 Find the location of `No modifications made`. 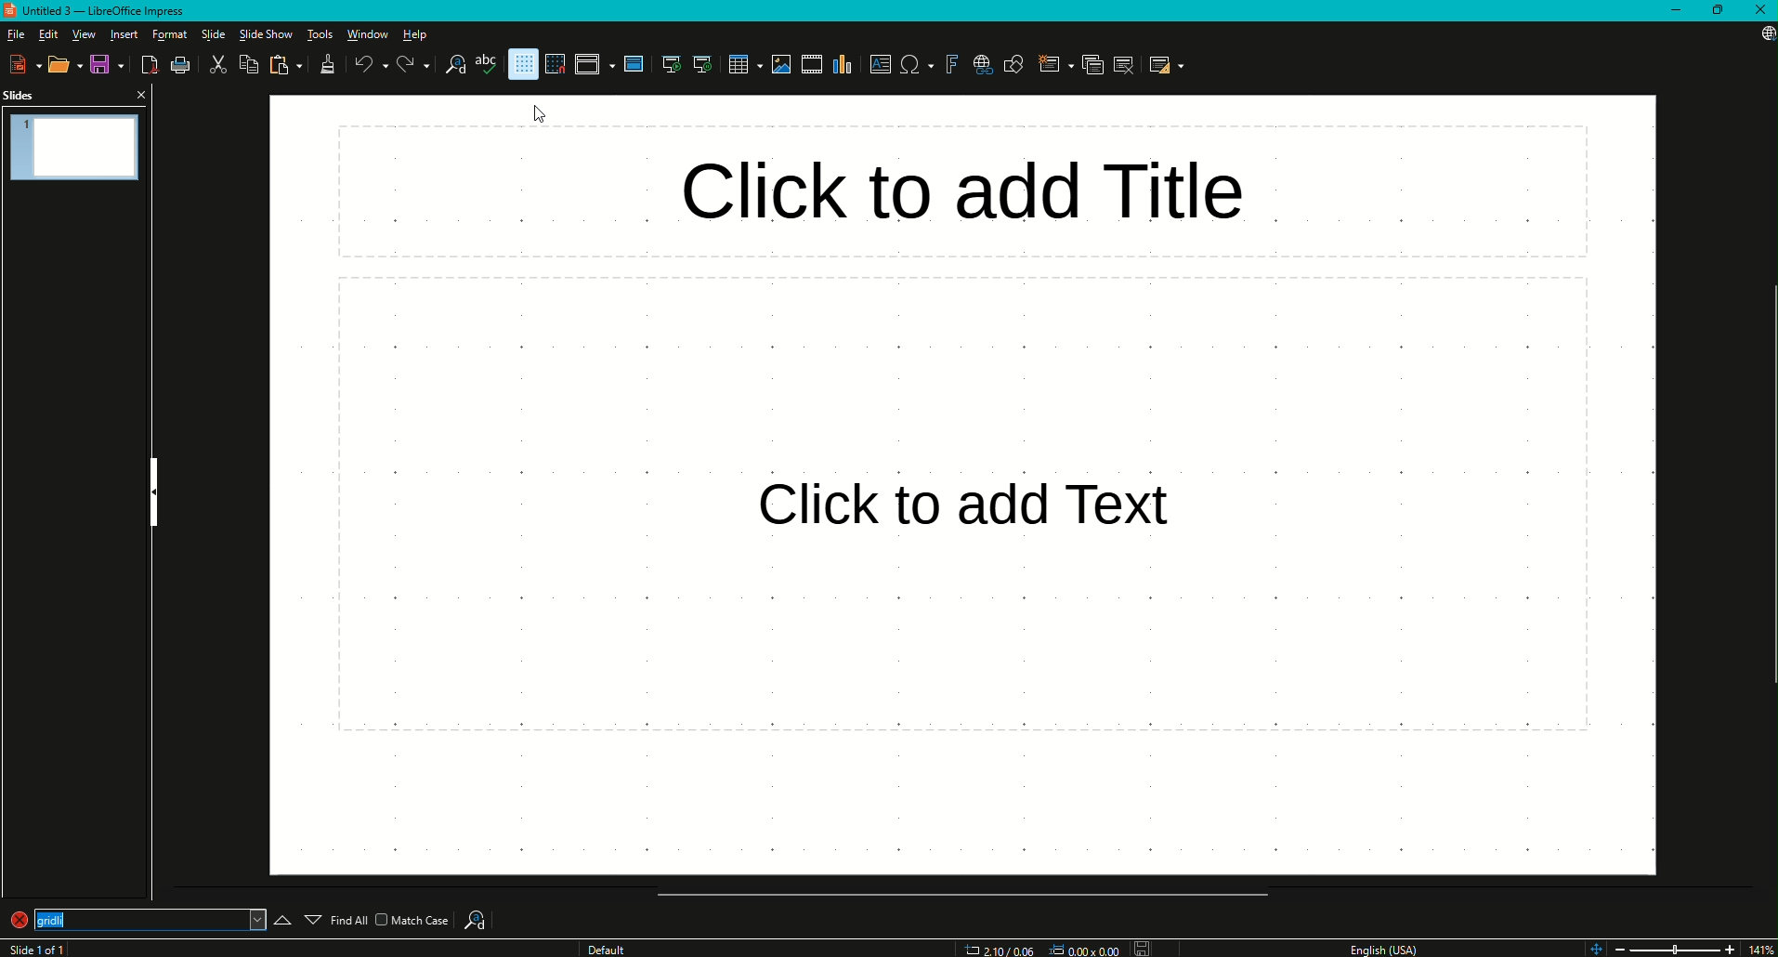

No modifications made is located at coordinates (1142, 944).